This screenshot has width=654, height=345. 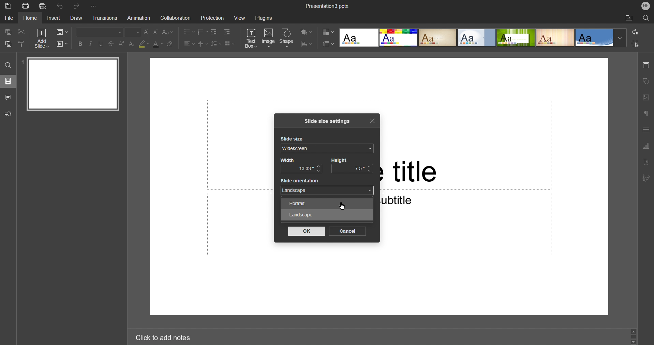 What do you see at coordinates (646, 130) in the screenshot?
I see `Table` at bounding box center [646, 130].